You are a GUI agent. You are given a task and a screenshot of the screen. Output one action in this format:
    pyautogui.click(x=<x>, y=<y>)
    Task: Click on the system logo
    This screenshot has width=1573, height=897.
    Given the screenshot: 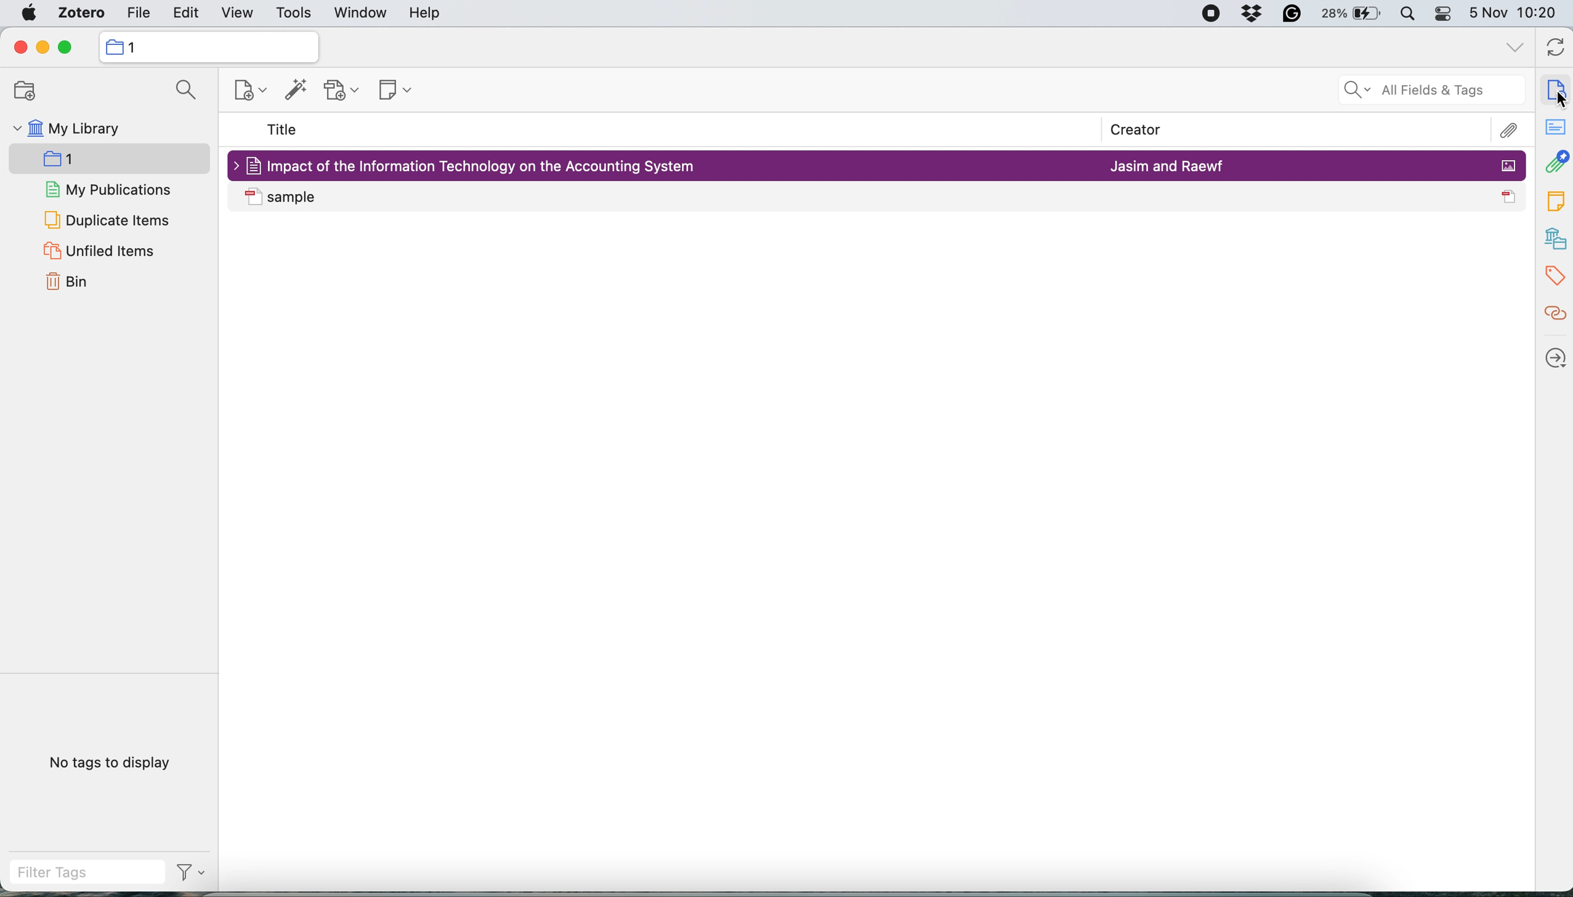 What is the action you would take?
    pyautogui.click(x=27, y=14)
    